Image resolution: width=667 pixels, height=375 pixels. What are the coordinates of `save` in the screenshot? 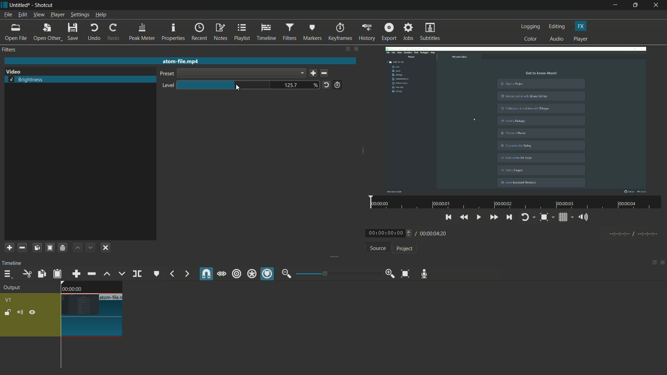 It's located at (74, 32).